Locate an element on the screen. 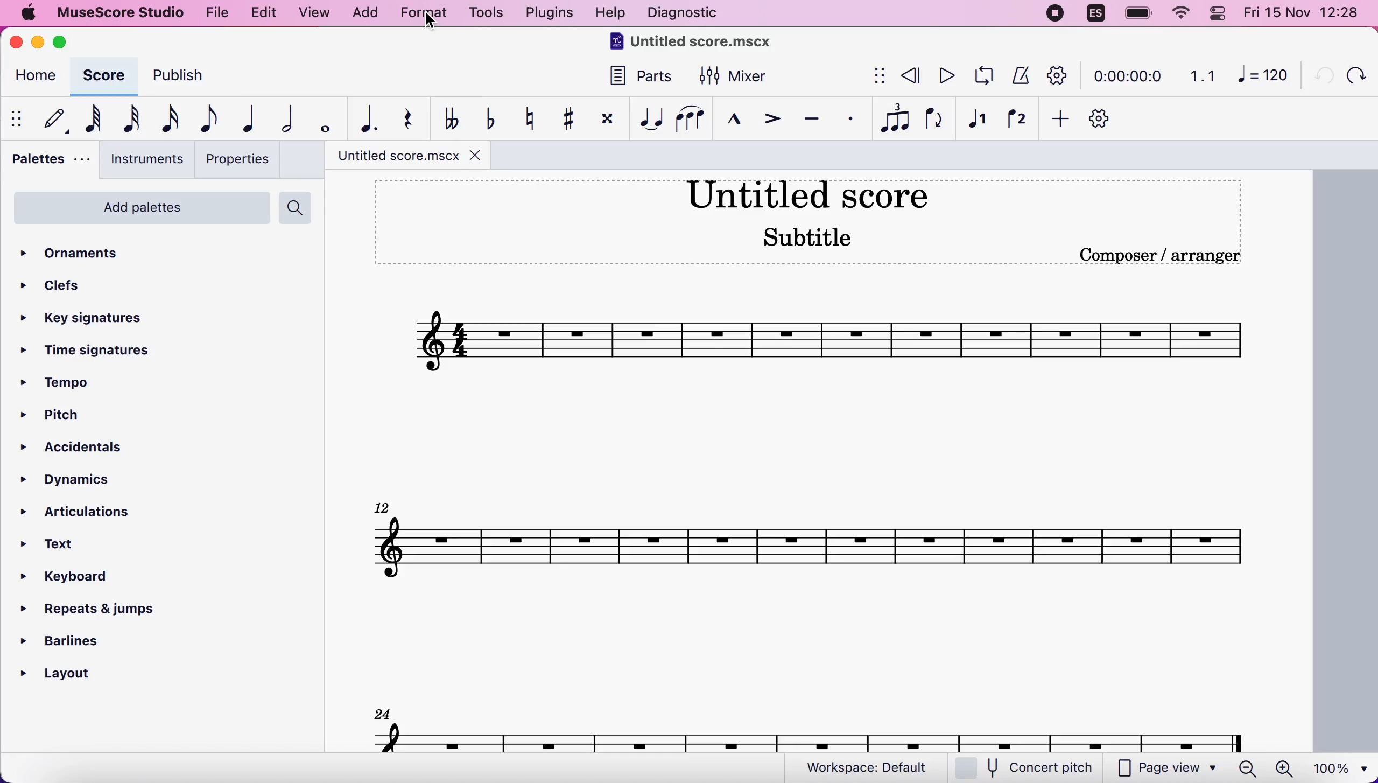 The height and width of the screenshot is (783, 1378). edit is located at coordinates (263, 13).